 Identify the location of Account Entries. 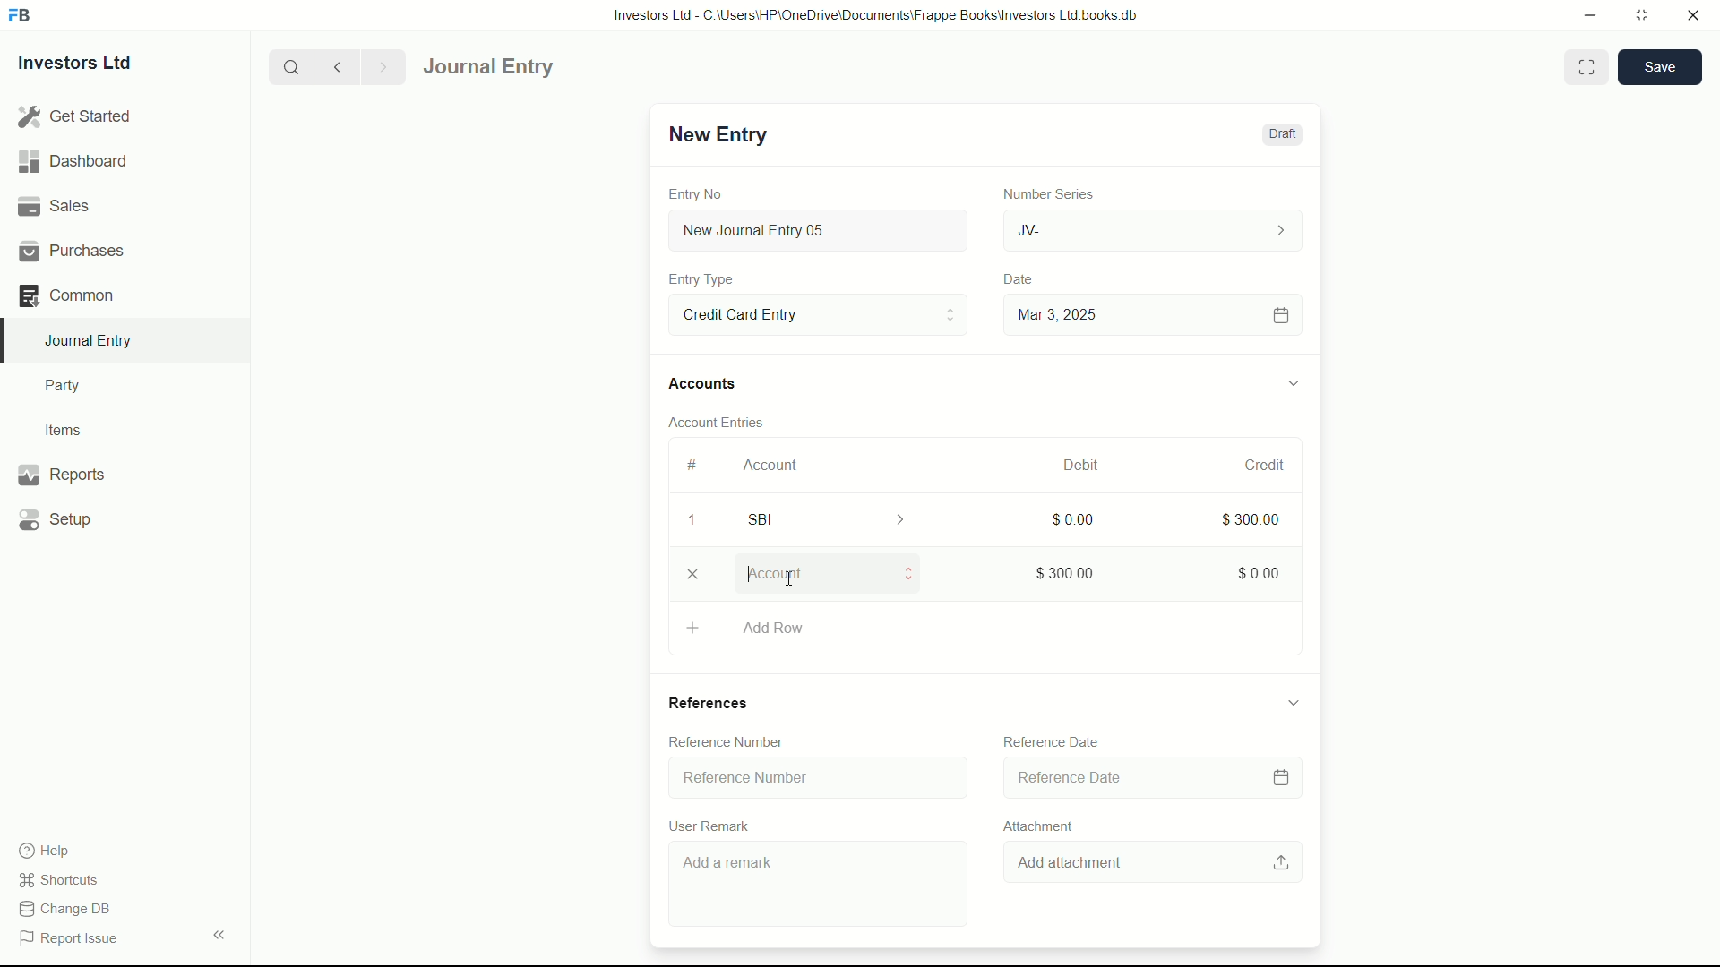
(724, 419).